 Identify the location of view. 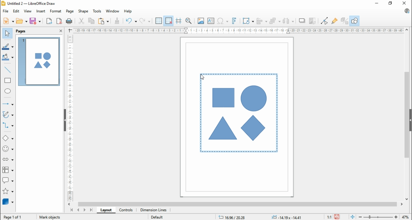
(28, 11).